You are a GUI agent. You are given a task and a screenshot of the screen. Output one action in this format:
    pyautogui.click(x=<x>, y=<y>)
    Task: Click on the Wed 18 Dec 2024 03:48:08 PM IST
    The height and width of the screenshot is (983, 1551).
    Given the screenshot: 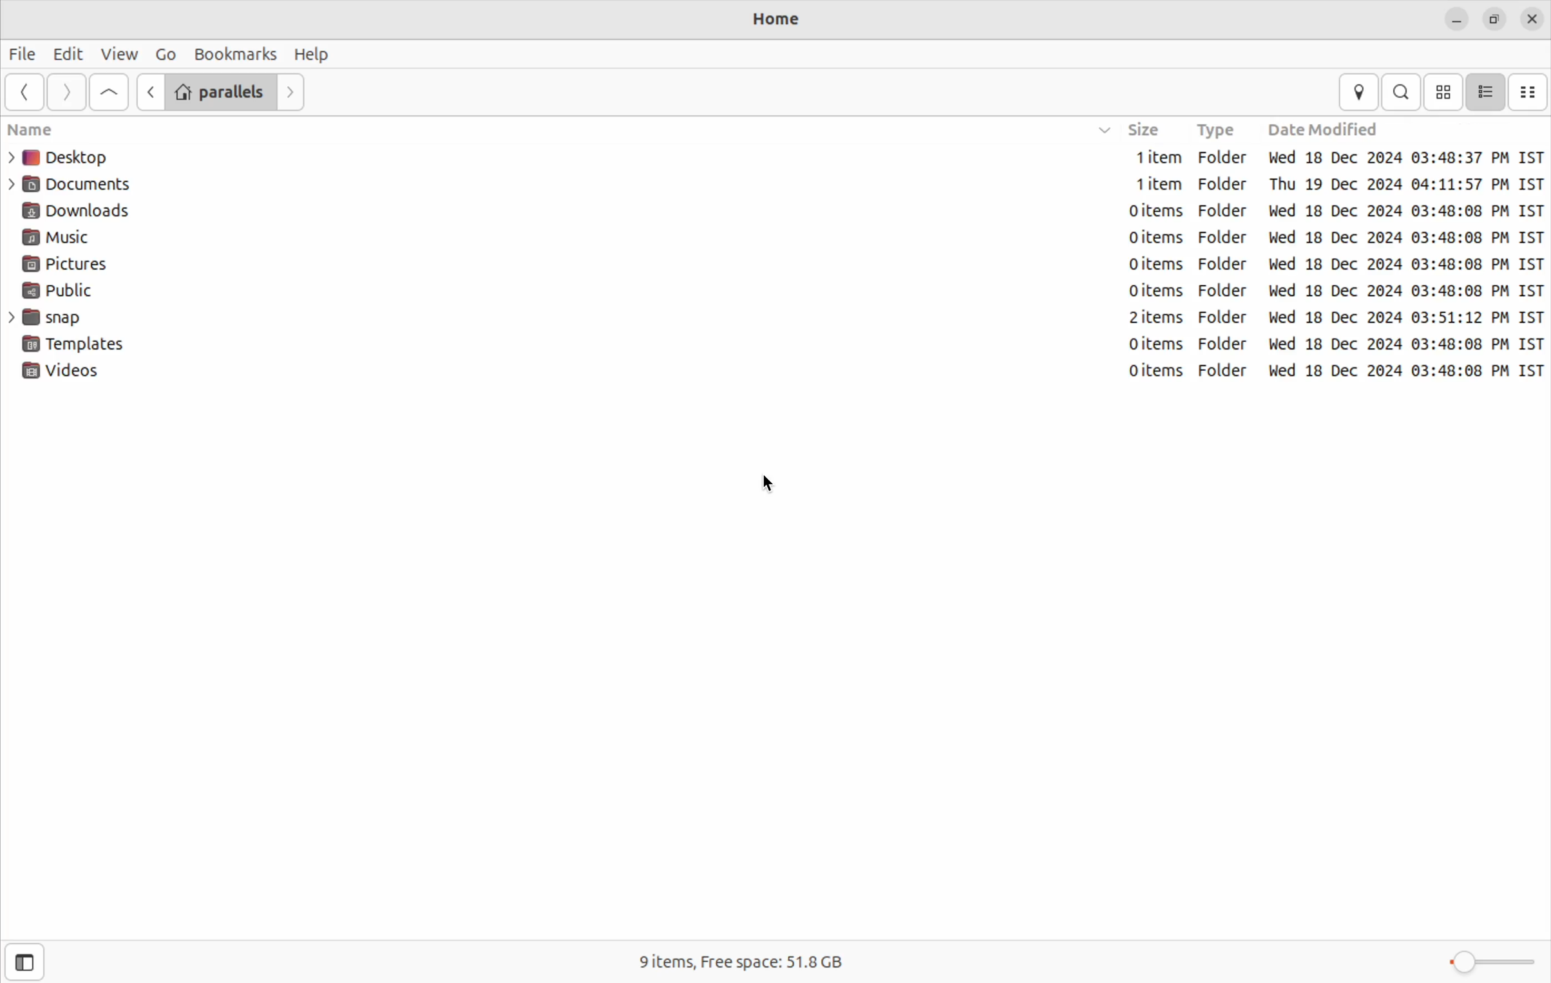 What is the action you would take?
    pyautogui.click(x=1404, y=371)
    